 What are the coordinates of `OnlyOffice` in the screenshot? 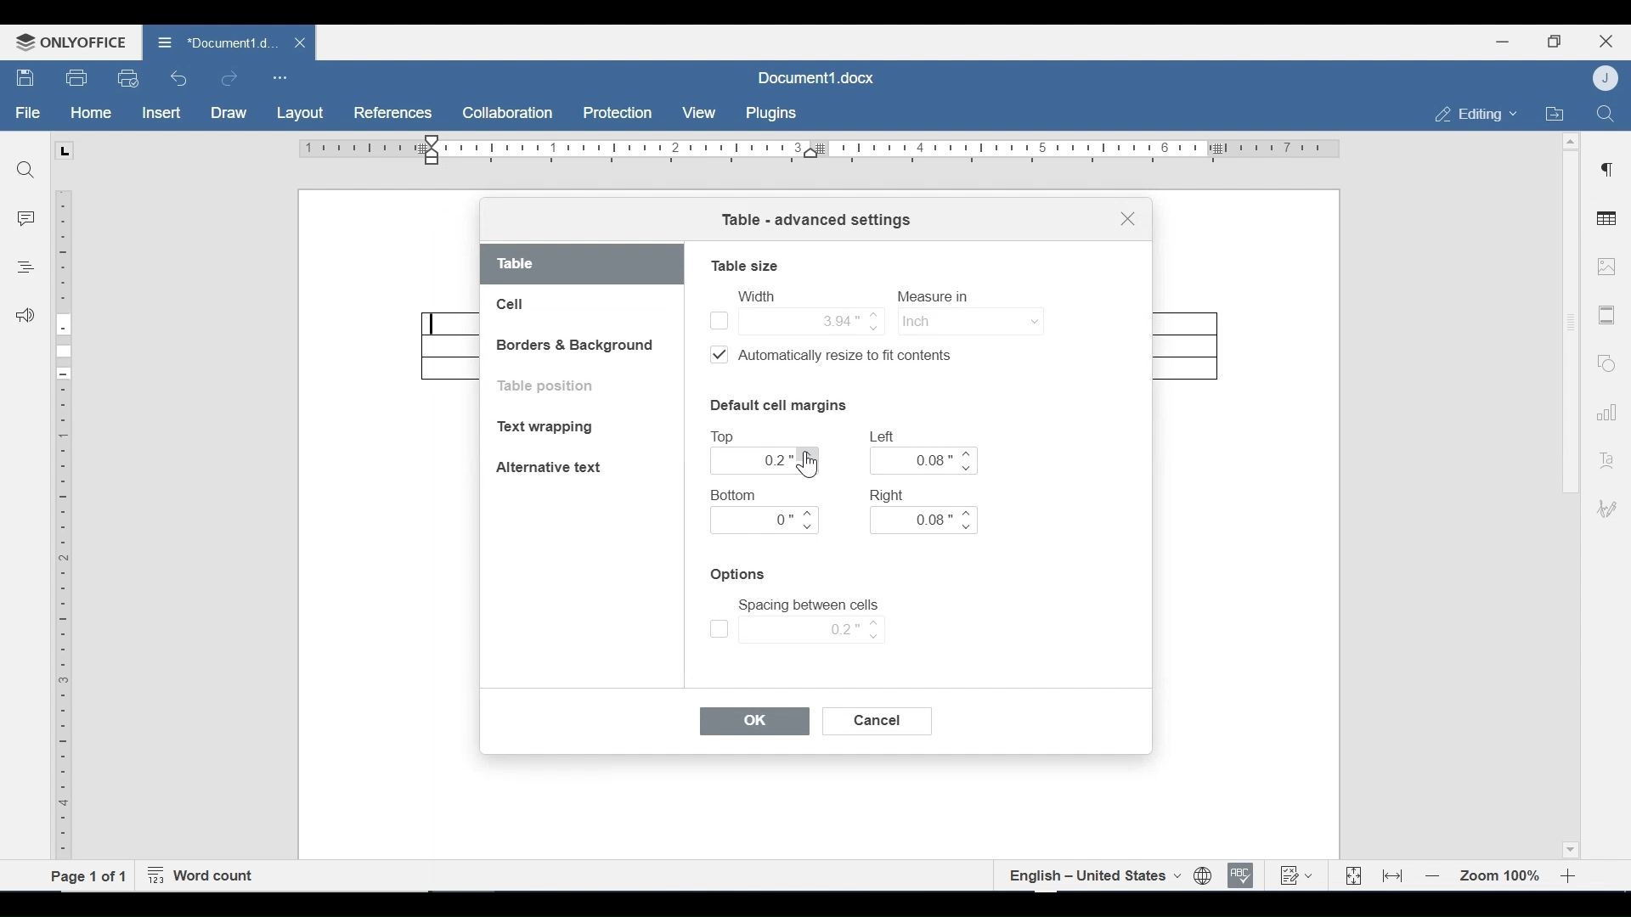 It's located at (68, 42).